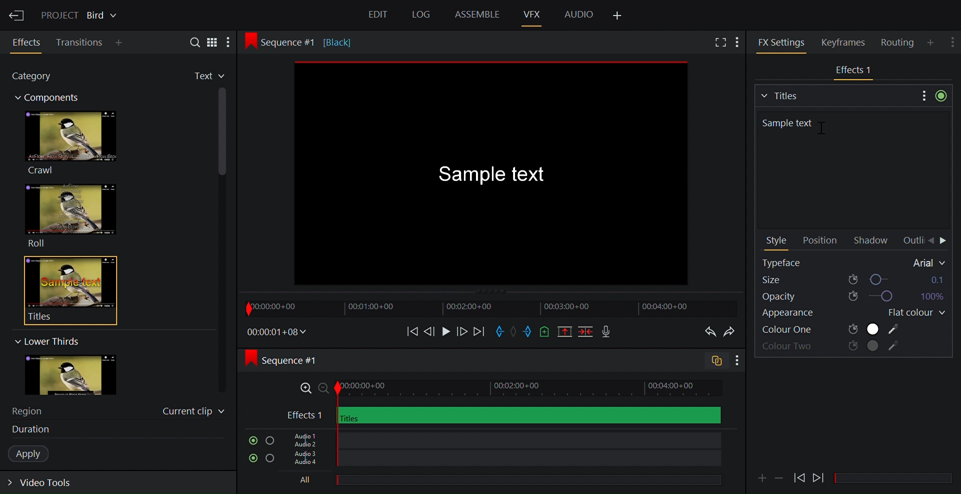 The height and width of the screenshot is (494, 961). Describe the element at coordinates (740, 41) in the screenshot. I see `Add Panel` at that location.